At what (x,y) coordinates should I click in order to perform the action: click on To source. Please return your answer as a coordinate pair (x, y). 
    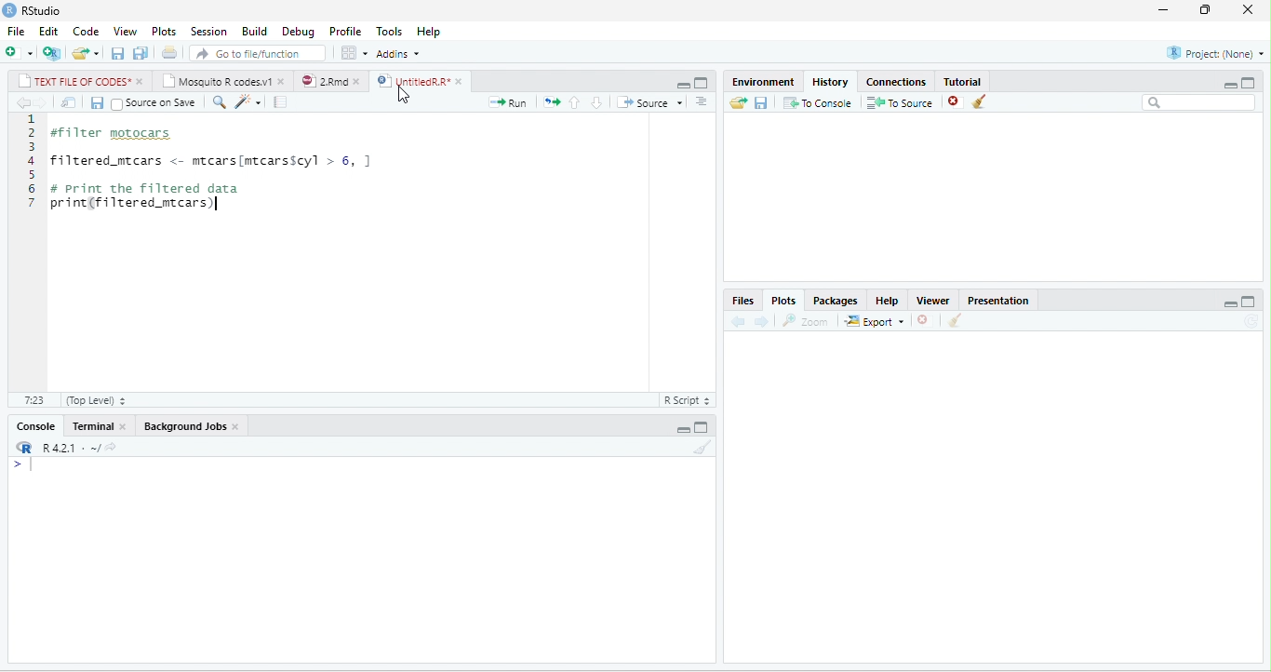
    Looking at the image, I should click on (898, 102).